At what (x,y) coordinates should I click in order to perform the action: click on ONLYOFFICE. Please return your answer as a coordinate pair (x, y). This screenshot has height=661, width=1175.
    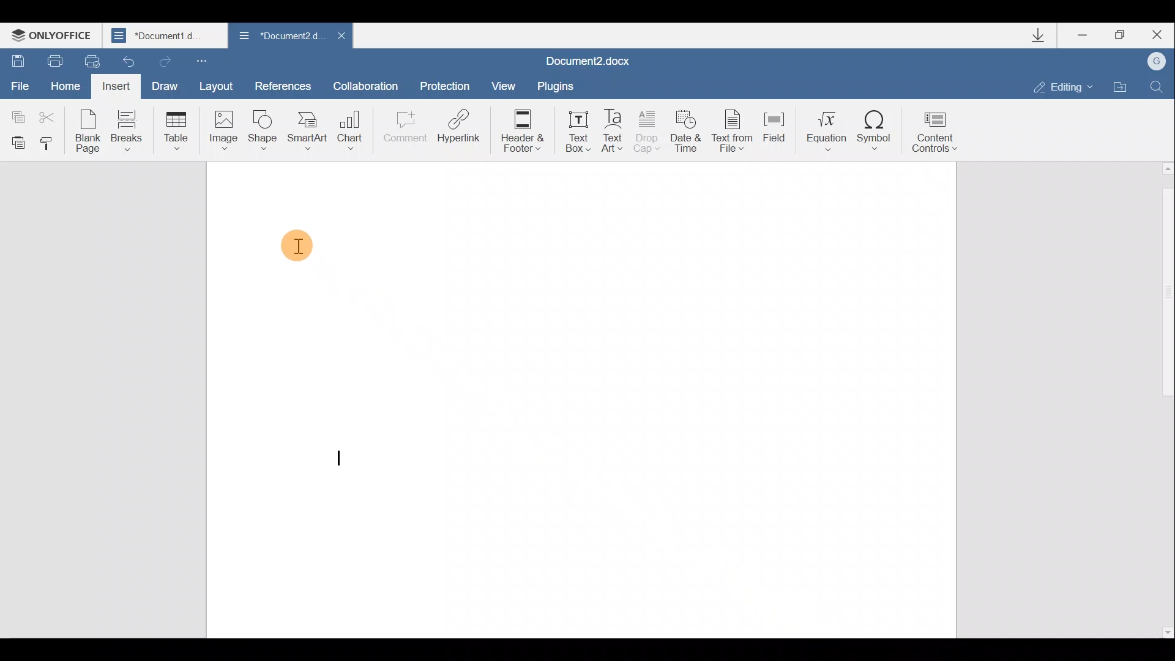
    Looking at the image, I should click on (54, 37).